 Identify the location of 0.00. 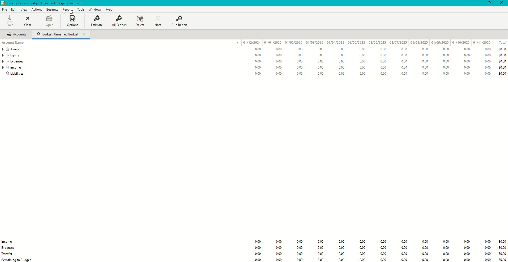
(466, 242).